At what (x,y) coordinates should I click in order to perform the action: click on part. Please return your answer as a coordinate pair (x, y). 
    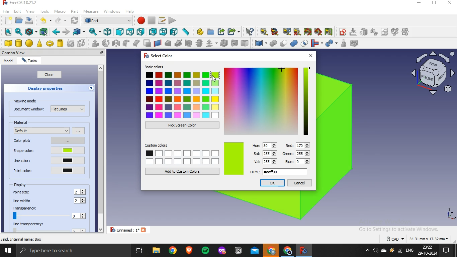
    Looking at the image, I should click on (74, 11).